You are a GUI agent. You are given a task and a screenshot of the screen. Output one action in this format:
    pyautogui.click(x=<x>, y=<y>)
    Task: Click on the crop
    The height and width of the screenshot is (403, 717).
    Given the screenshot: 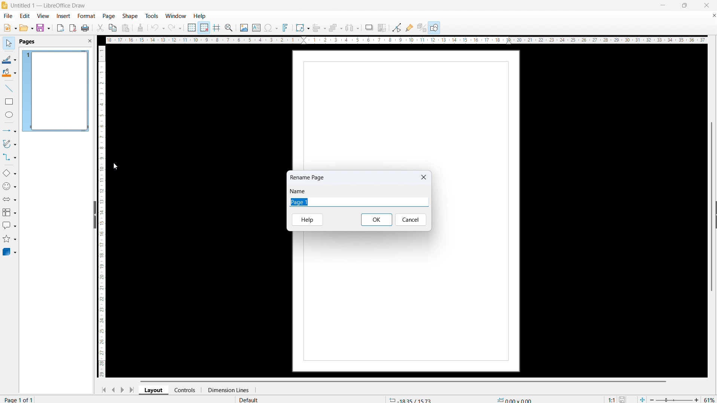 What is the action you would take?
    pyautogui.click(x=383, y=27)
    